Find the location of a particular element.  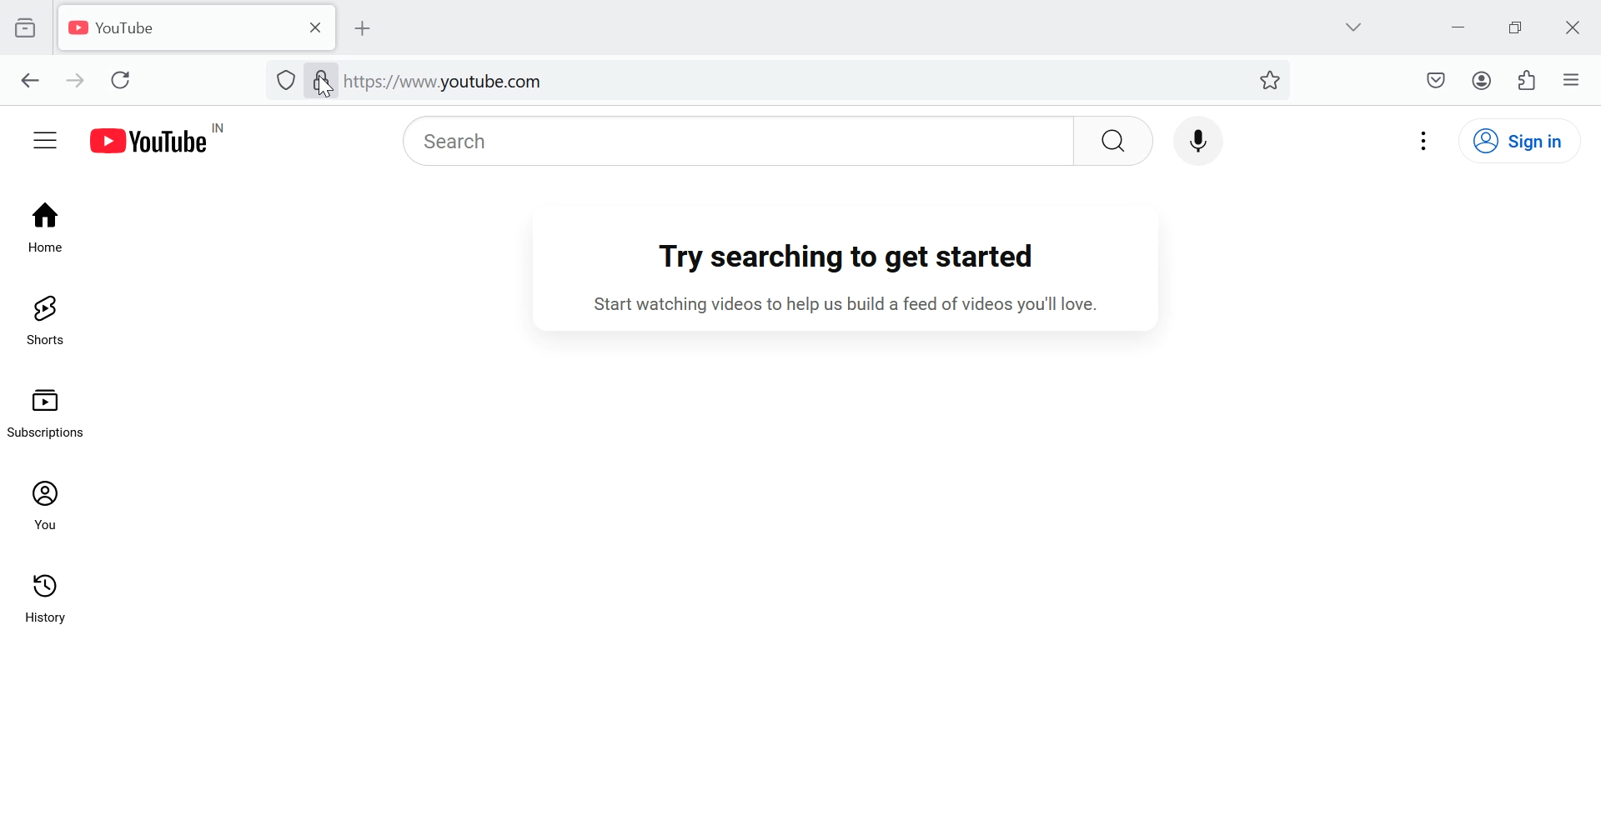

Go back one page. Right-click or pull down to show history is located at coordinates (30, 82).